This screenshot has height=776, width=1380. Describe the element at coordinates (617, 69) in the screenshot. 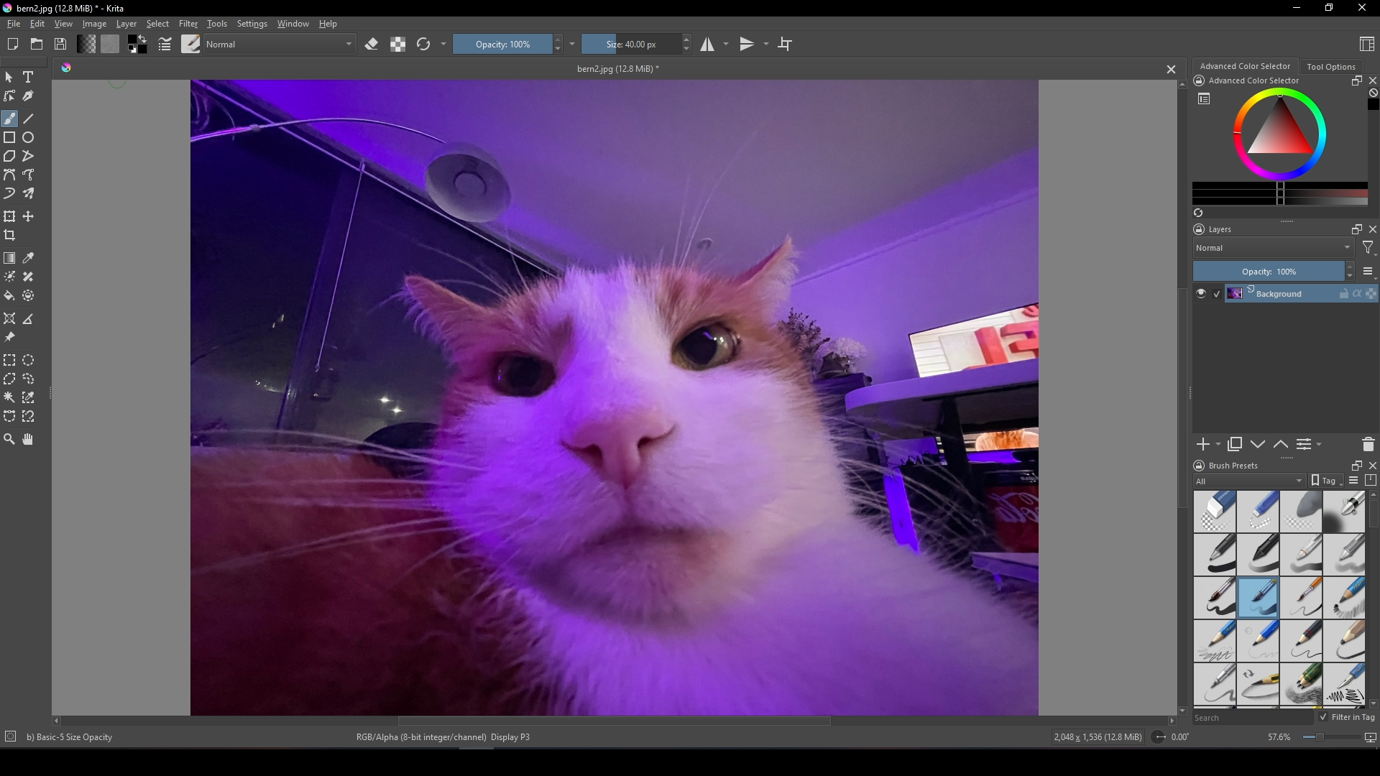

I see `bern2.jpg (12.6 mib)` at that location.